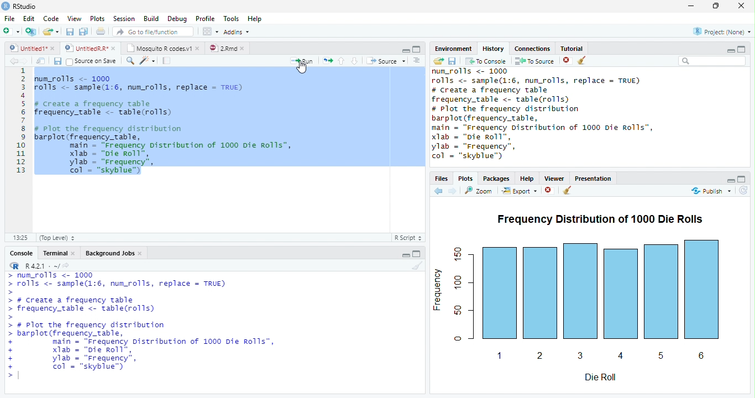  What do you see at coordinates (485, 60) in the screenshot?
I see `T0 Console` at bounding box center [485, 60].